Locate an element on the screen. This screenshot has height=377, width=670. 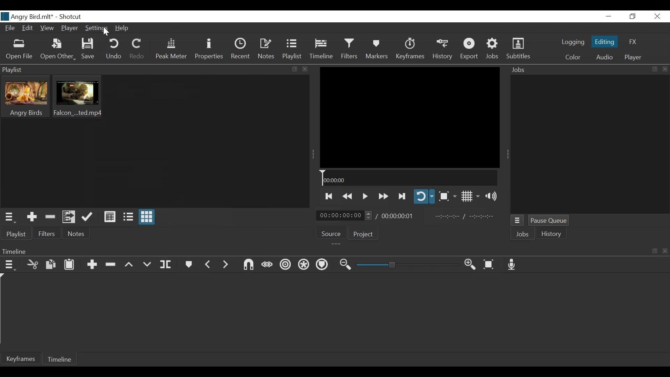
Jobs Panel is located at coordinates (589, 69).